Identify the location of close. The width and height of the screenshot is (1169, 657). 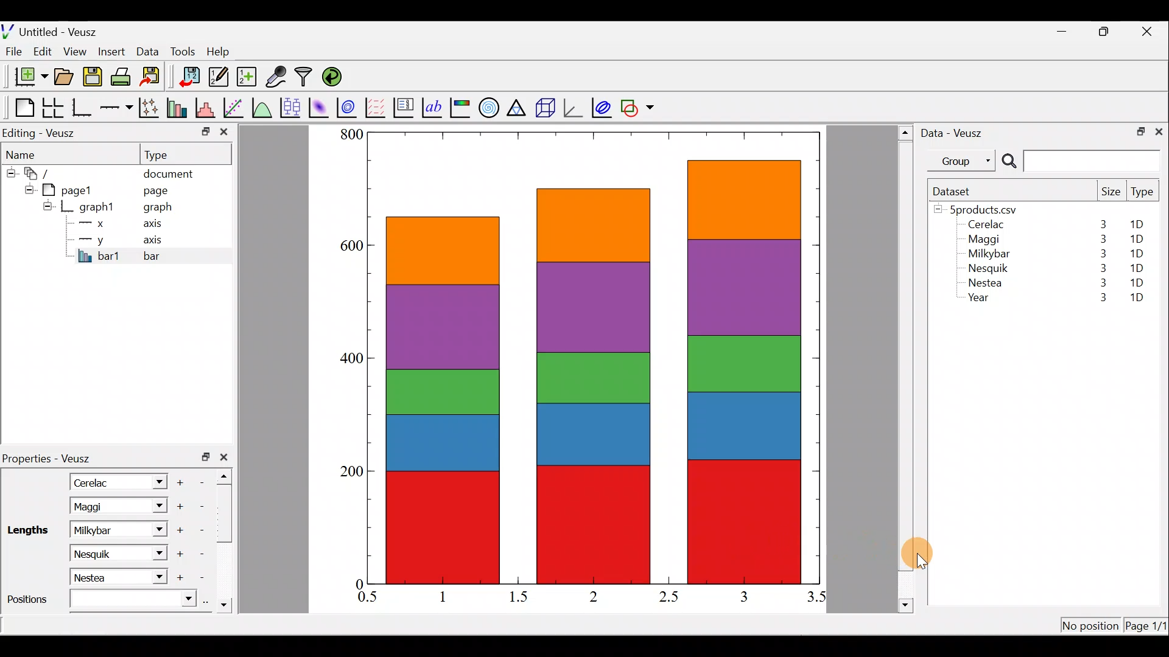
(226, 457).